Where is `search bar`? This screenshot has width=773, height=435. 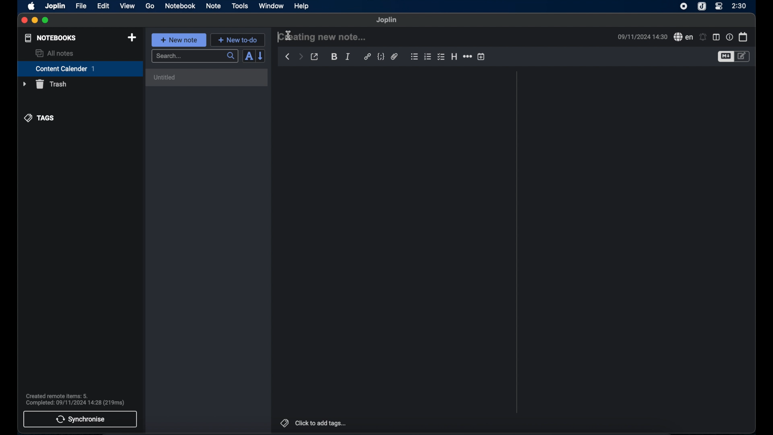 search bar is located at coordinates (195, 56).